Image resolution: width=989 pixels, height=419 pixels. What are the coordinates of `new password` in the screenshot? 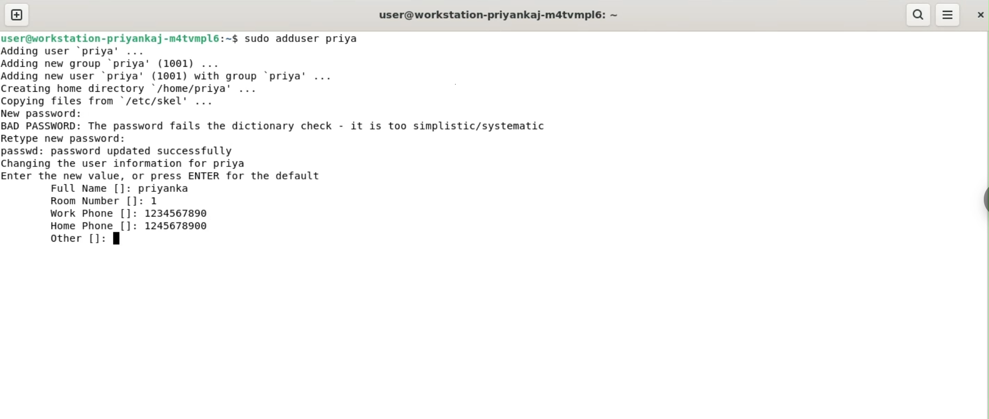 It's located at (50, 113).